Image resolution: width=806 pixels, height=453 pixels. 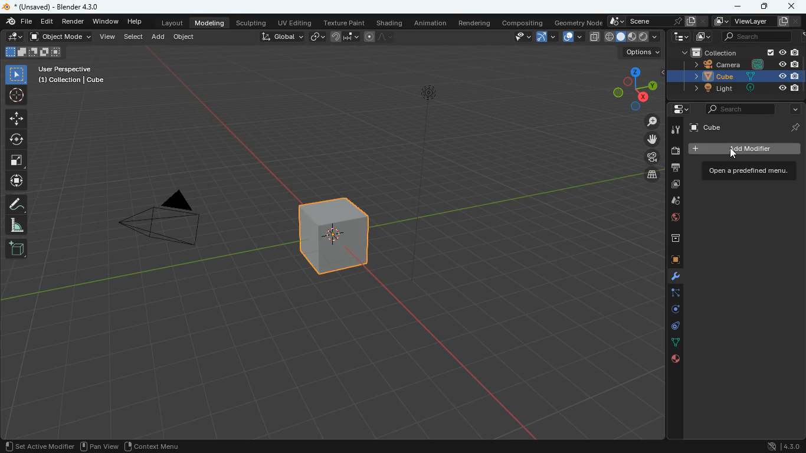 What do you see at coordinates (669, 238) in the screenshot?
I see `archive` at bounding box center [669, 238].